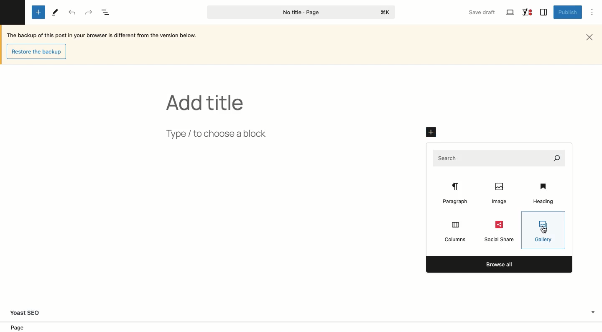 The image size is (602, 332). I want to click on Heading, so click(544, 194).